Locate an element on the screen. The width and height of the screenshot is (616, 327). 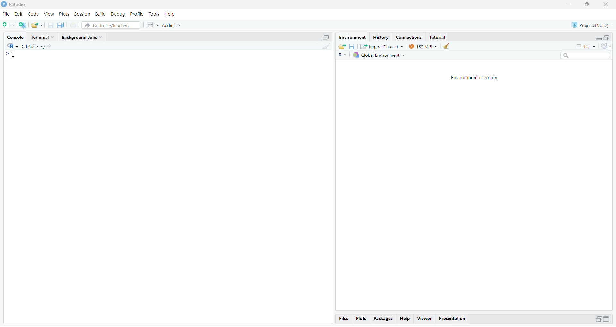
Project: (None) is located at coordinates (593, 25).